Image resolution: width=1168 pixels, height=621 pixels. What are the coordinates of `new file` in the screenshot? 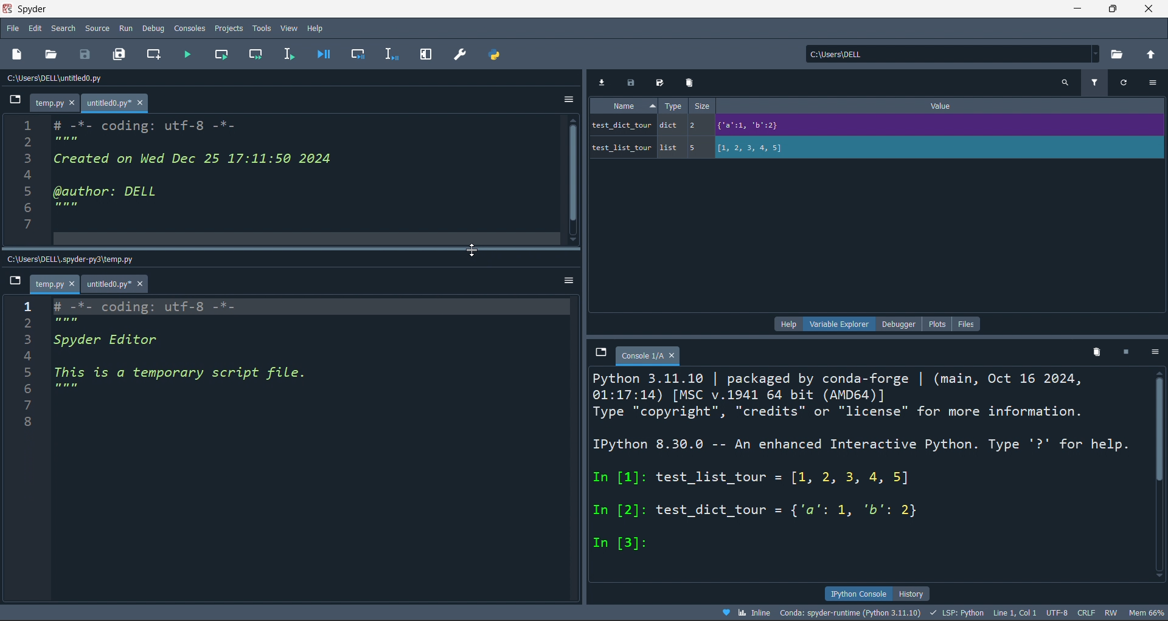 It's located at (24, 53).